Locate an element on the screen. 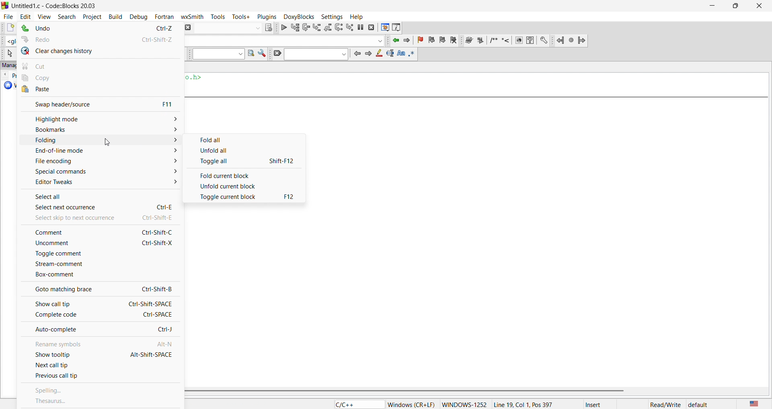 The width and height of the screenshot is (772, 409). next bookmark is located at coordinates (443, 39).